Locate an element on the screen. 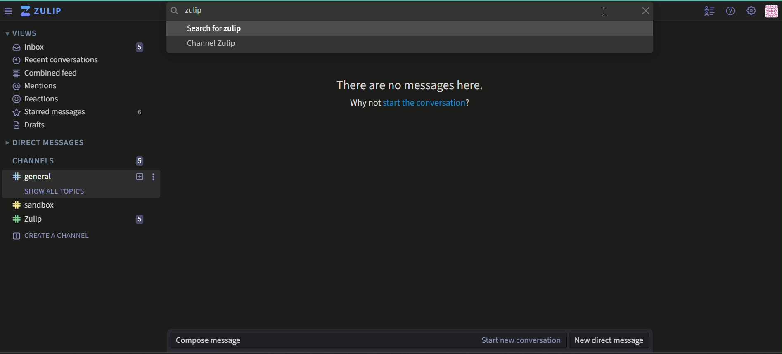  number is located at coordinates (140, 113).